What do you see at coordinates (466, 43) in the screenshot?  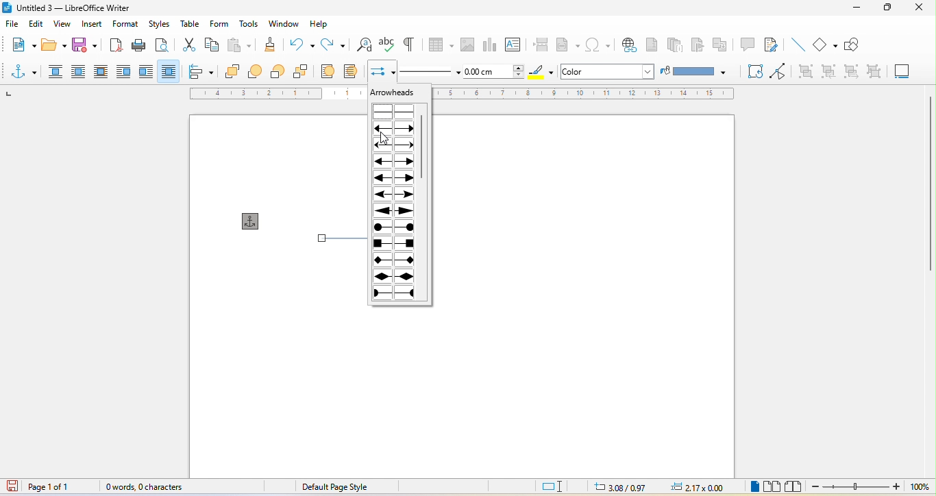 I see `image` at bounding box center [466, 43].